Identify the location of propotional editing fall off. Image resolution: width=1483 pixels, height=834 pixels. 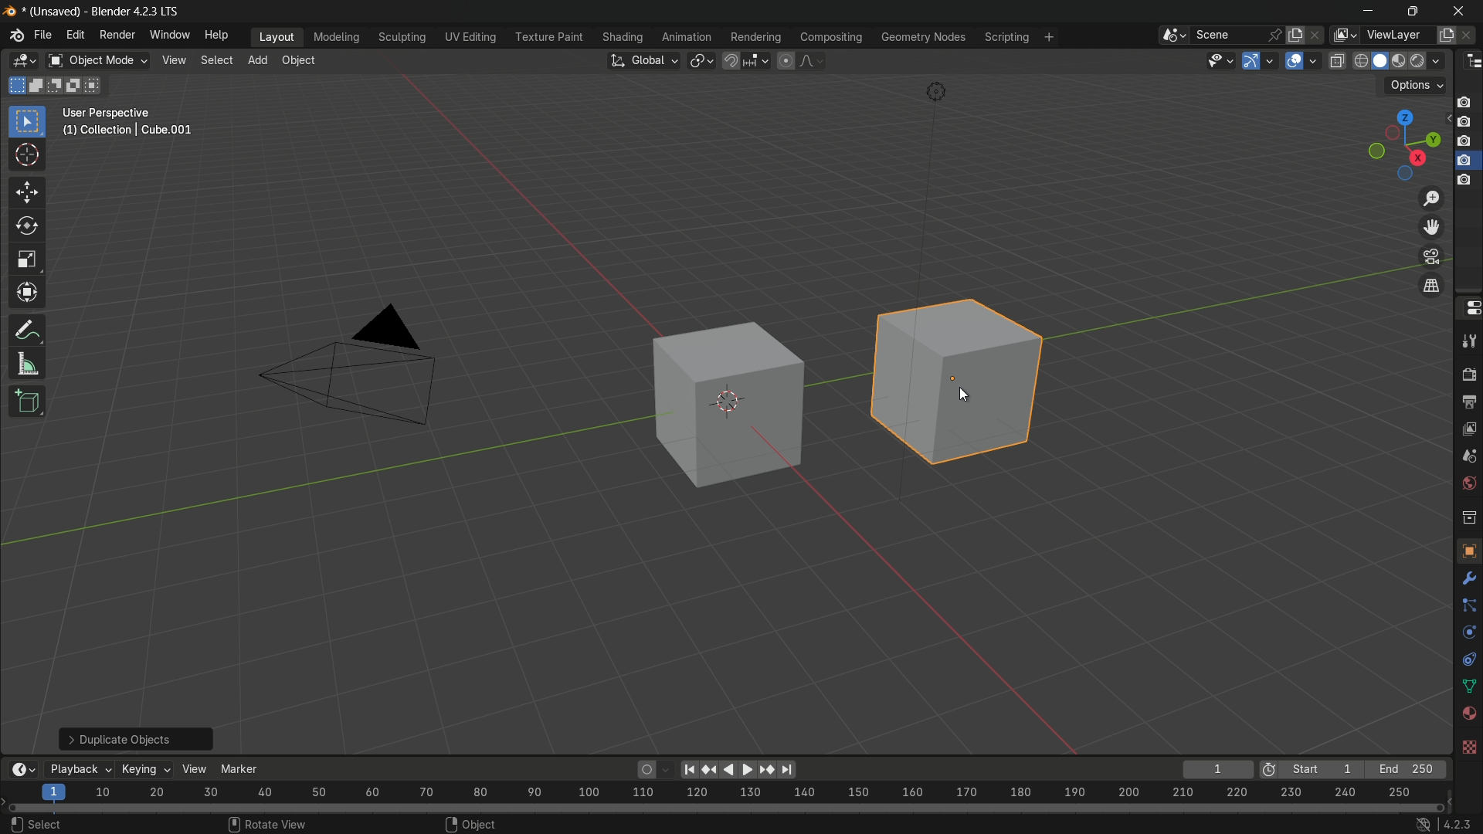
(813, 60).